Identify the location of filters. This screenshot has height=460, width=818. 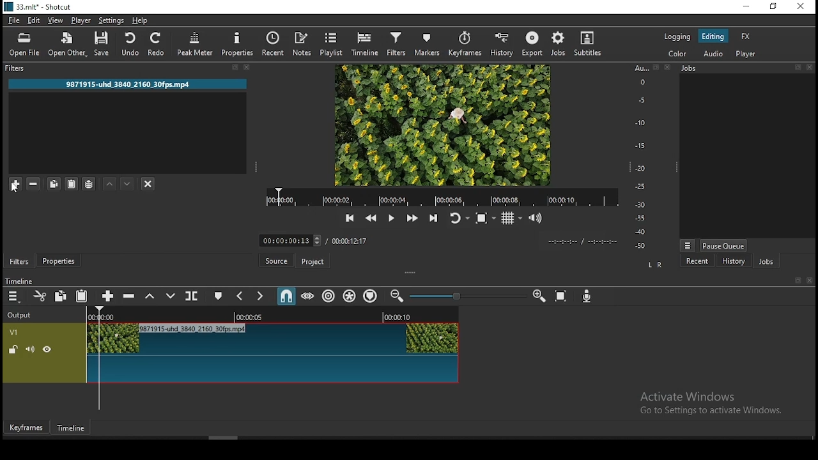
(13, 69).